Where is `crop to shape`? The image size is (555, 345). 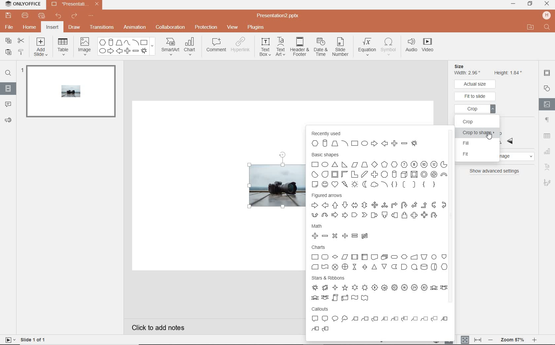 crop to shape is located at coordinates (478, 134).